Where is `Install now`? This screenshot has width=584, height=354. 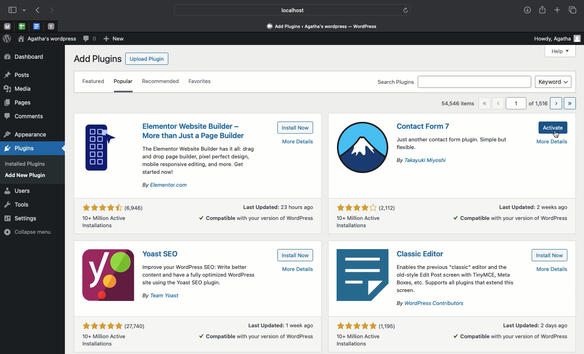 Install now is located at coordinates (294, 255).